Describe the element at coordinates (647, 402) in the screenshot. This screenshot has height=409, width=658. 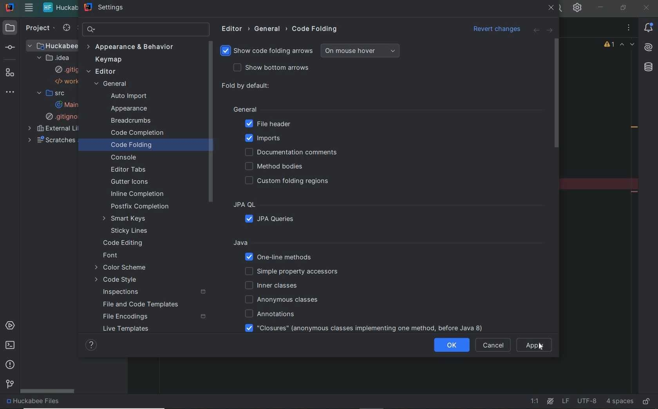
I see `make file ready only` at that location.